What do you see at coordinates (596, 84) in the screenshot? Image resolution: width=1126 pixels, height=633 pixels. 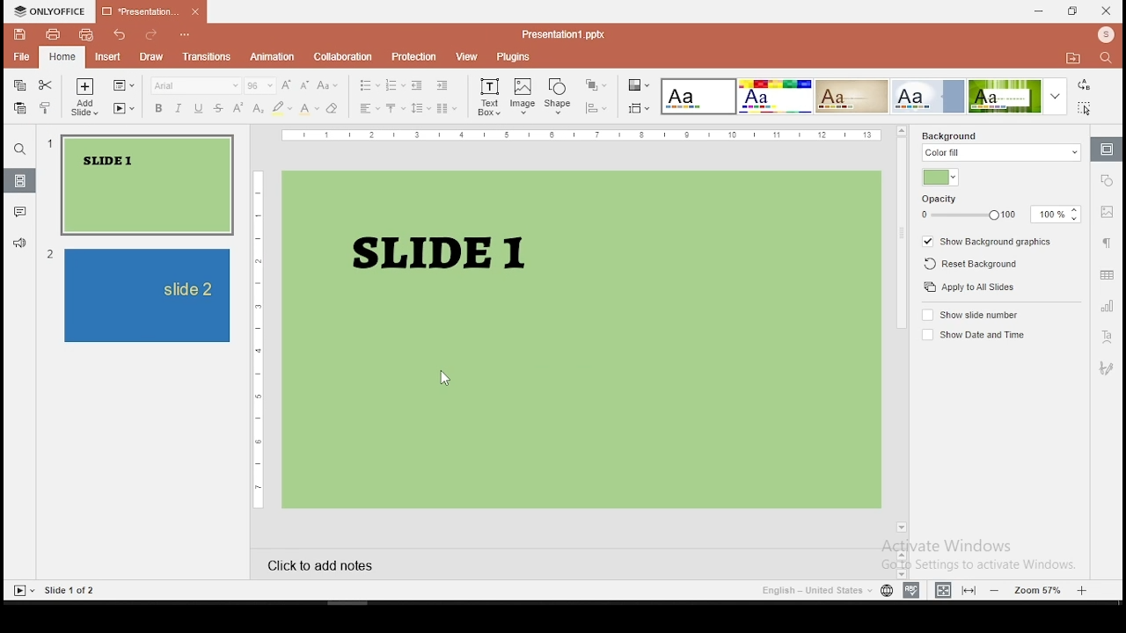 I see `arrange objects` at bounding box center [596, 84].